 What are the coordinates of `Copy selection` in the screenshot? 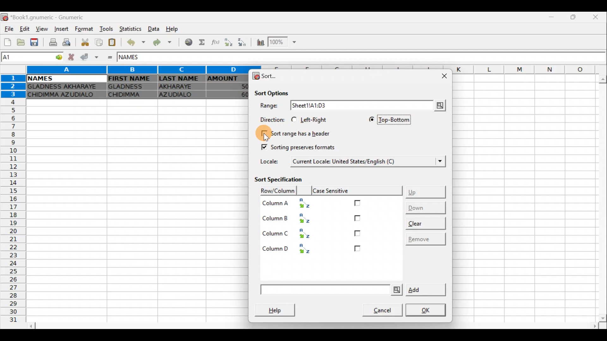 It's located at (99, 43).